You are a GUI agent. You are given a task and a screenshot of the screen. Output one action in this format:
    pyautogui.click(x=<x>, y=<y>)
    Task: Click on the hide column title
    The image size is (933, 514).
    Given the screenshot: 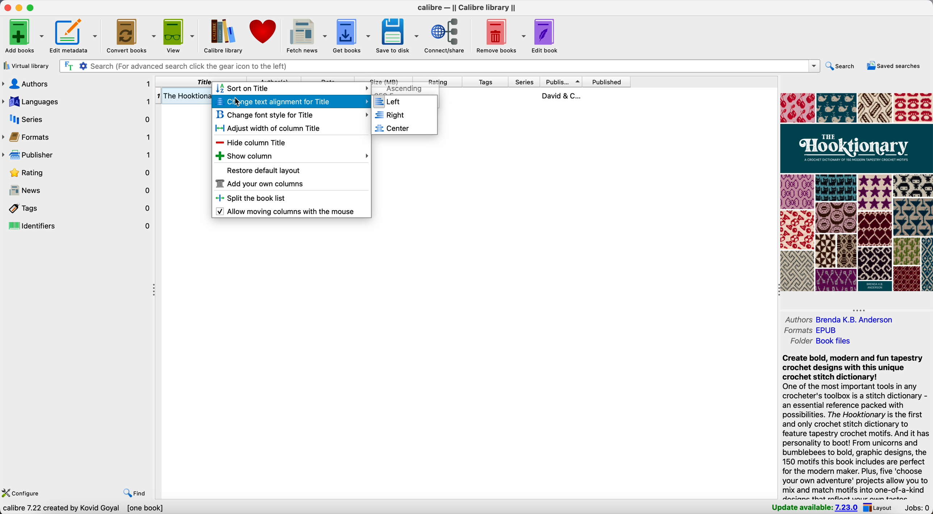 What is the action you would take?
    pyautogui.click(x=254, y=143)
    